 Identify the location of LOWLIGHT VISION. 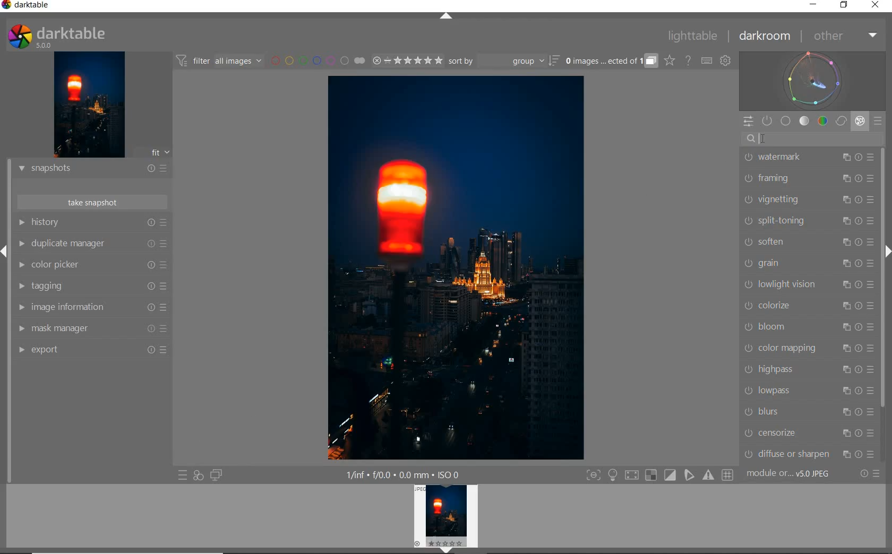
(782, 285).